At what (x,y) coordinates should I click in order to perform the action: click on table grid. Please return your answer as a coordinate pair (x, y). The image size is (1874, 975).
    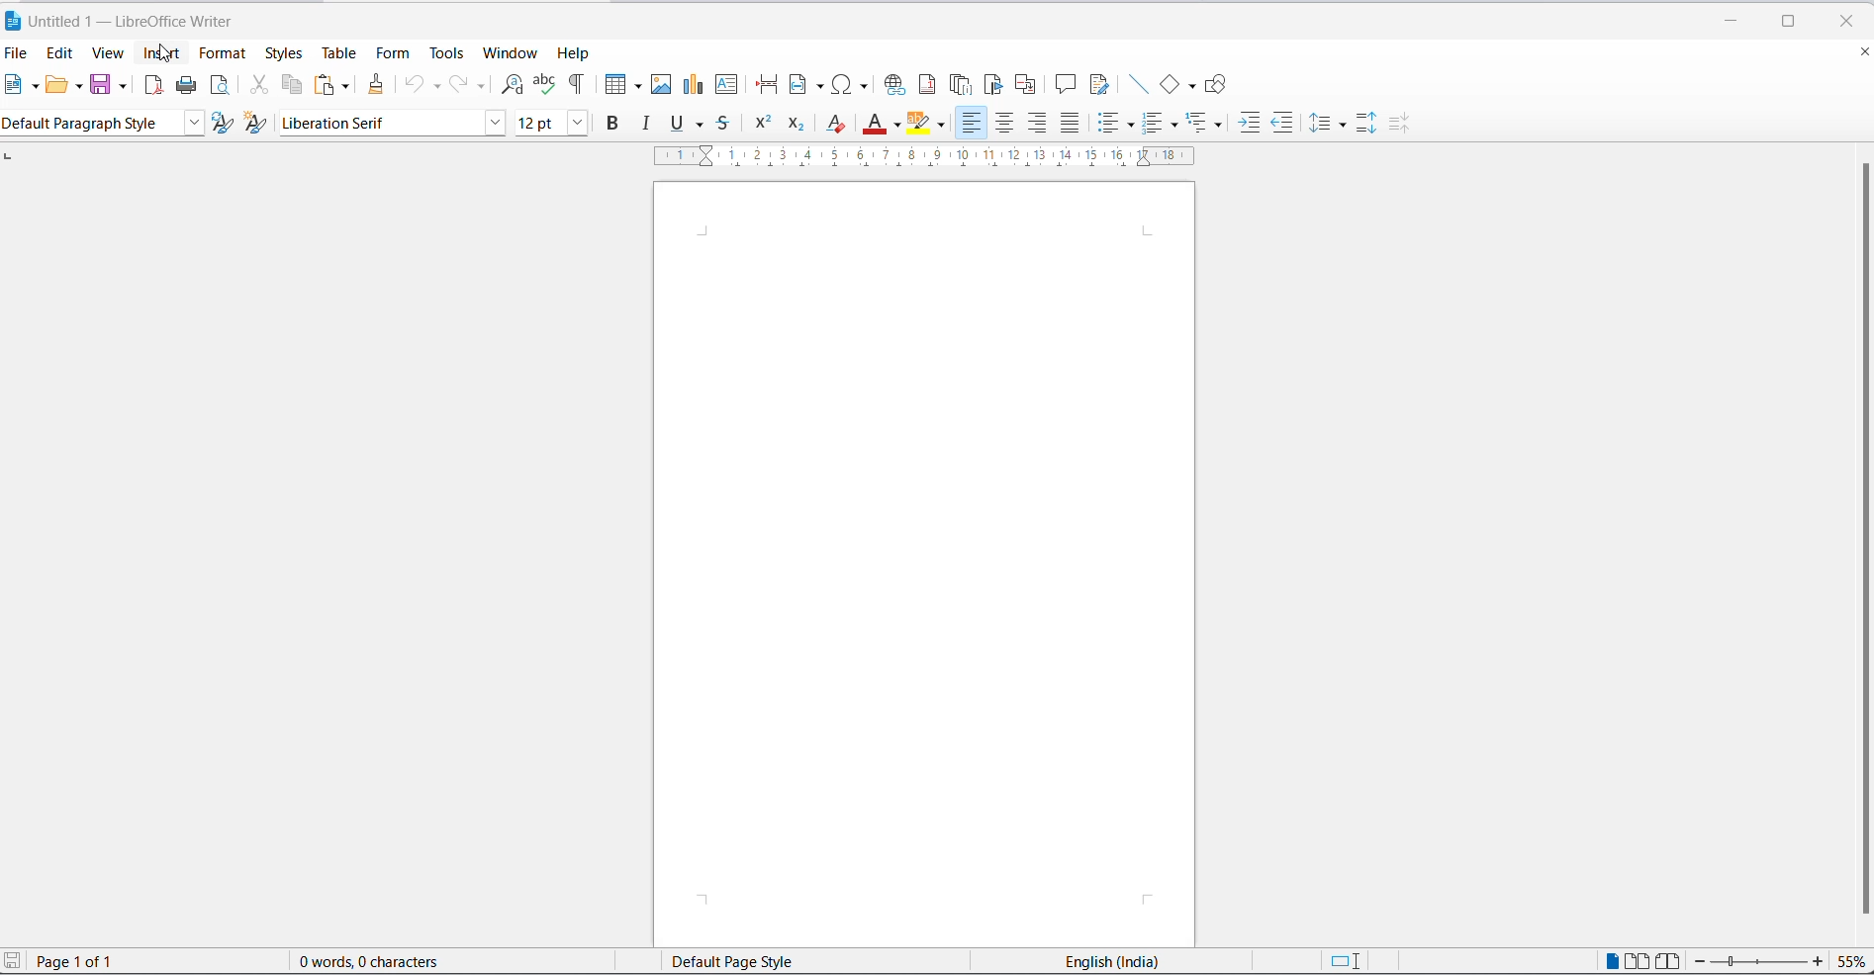
    Looking at the image, I should click on (635, 86).